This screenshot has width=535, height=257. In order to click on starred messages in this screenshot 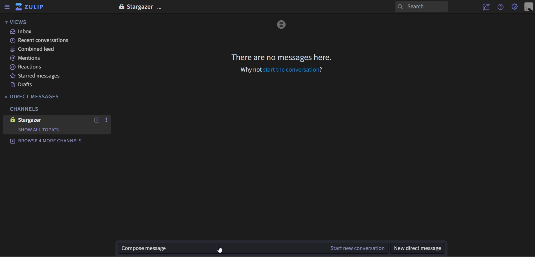, I will do `click(43, 76)`.